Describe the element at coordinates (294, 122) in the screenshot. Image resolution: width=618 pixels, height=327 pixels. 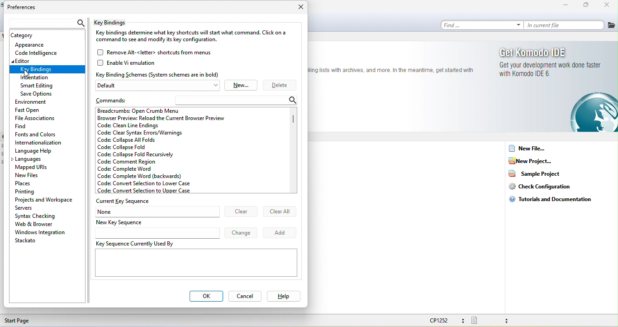
I see `vertical scroll bar` at that location.